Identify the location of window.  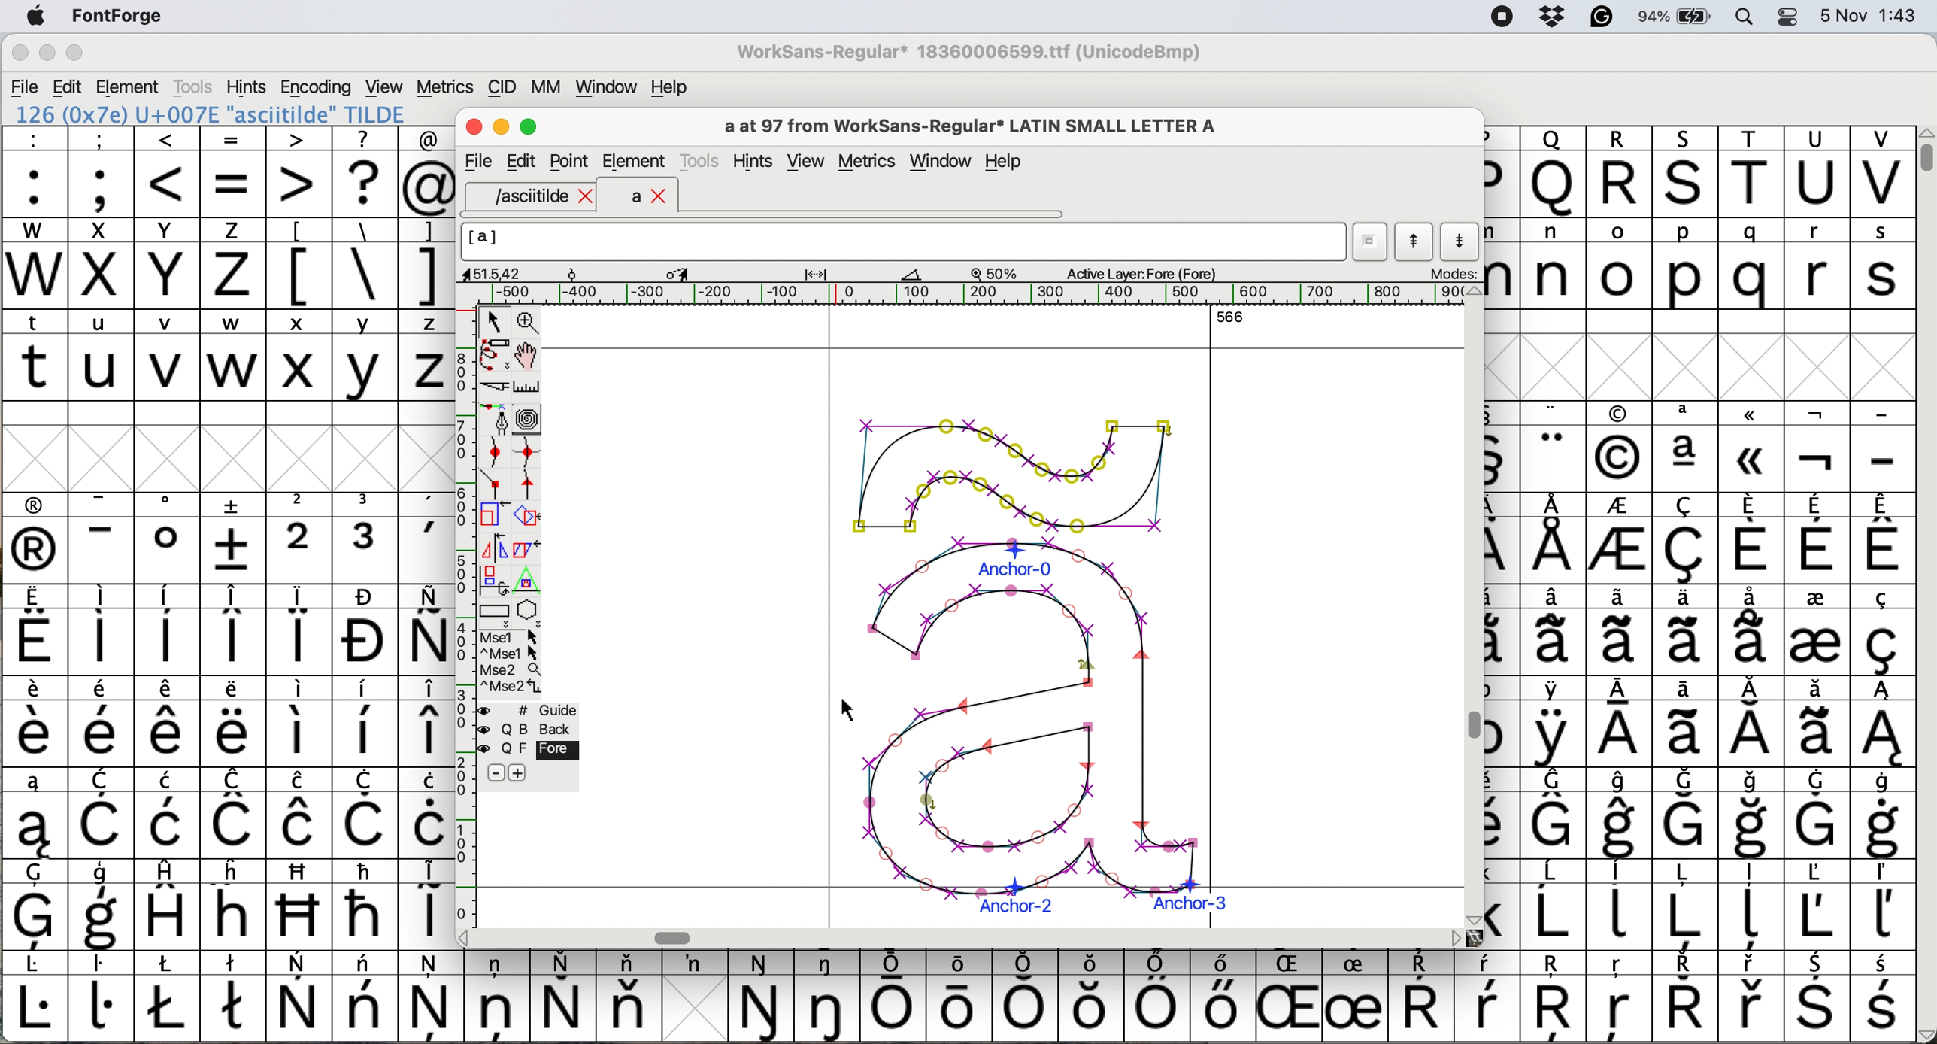
(603, 88).